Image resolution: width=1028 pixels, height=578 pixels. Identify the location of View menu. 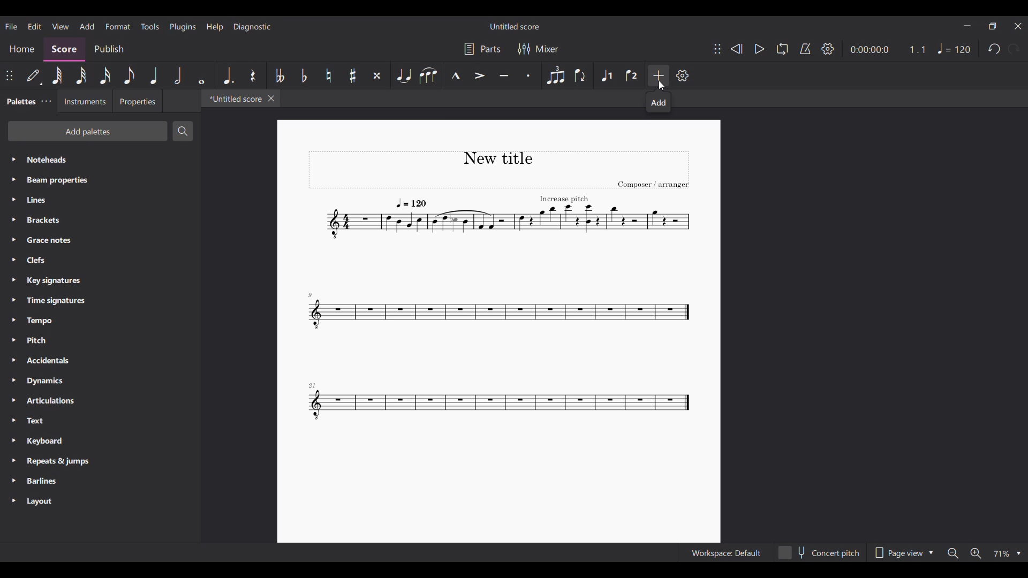
(60, 26).